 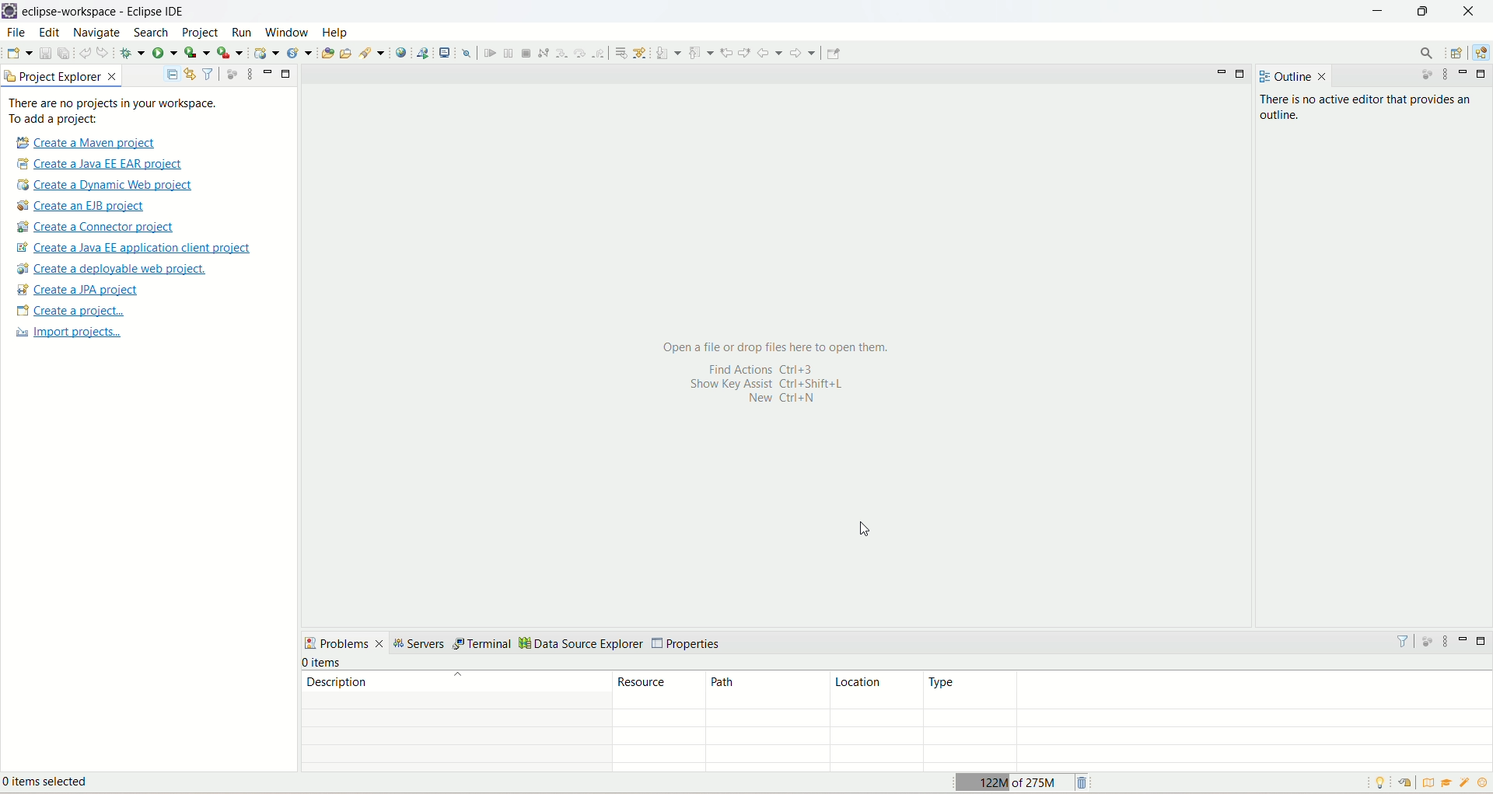 What do you see at coordinates (105, 52) in the screenshot?
I see `redo` at bounding box center [105, 52].